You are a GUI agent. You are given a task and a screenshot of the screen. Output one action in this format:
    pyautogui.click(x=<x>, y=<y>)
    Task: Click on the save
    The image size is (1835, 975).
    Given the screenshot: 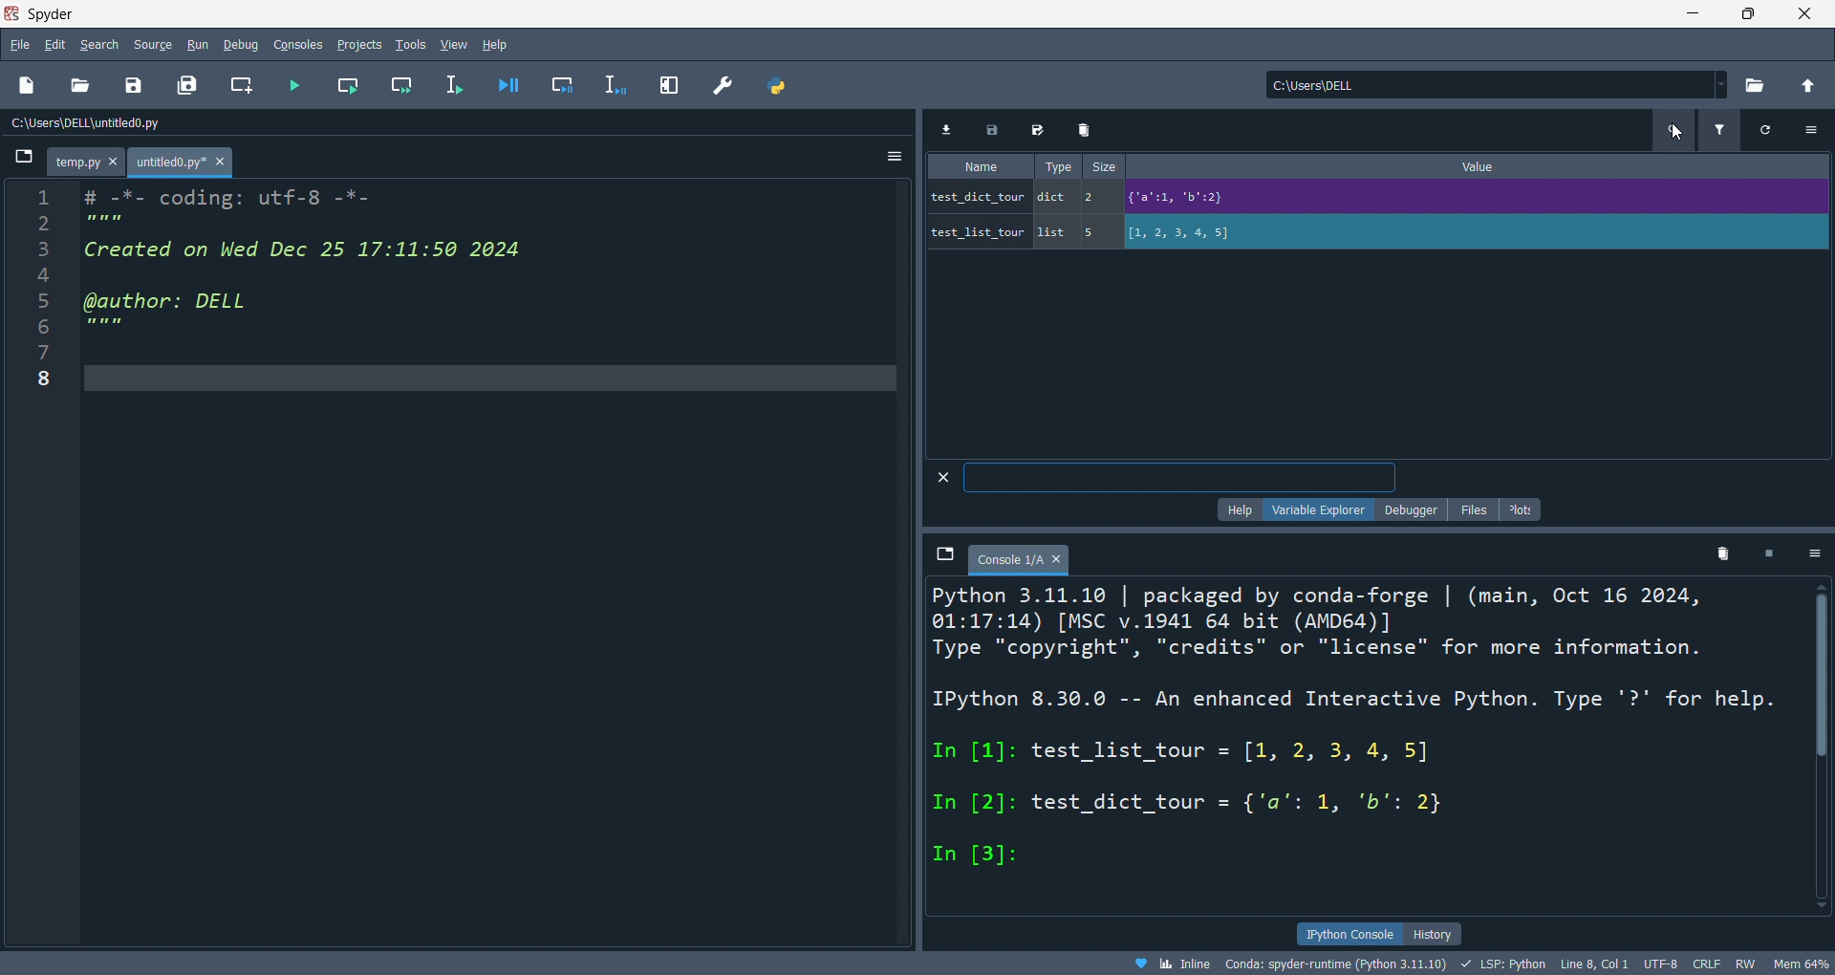 What is the action you would take?
    pyautogui.click(x=126, y=86)
    